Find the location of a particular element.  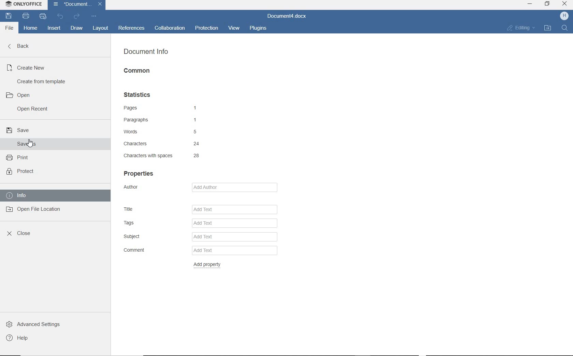

open is located at coordinates (18, 94).